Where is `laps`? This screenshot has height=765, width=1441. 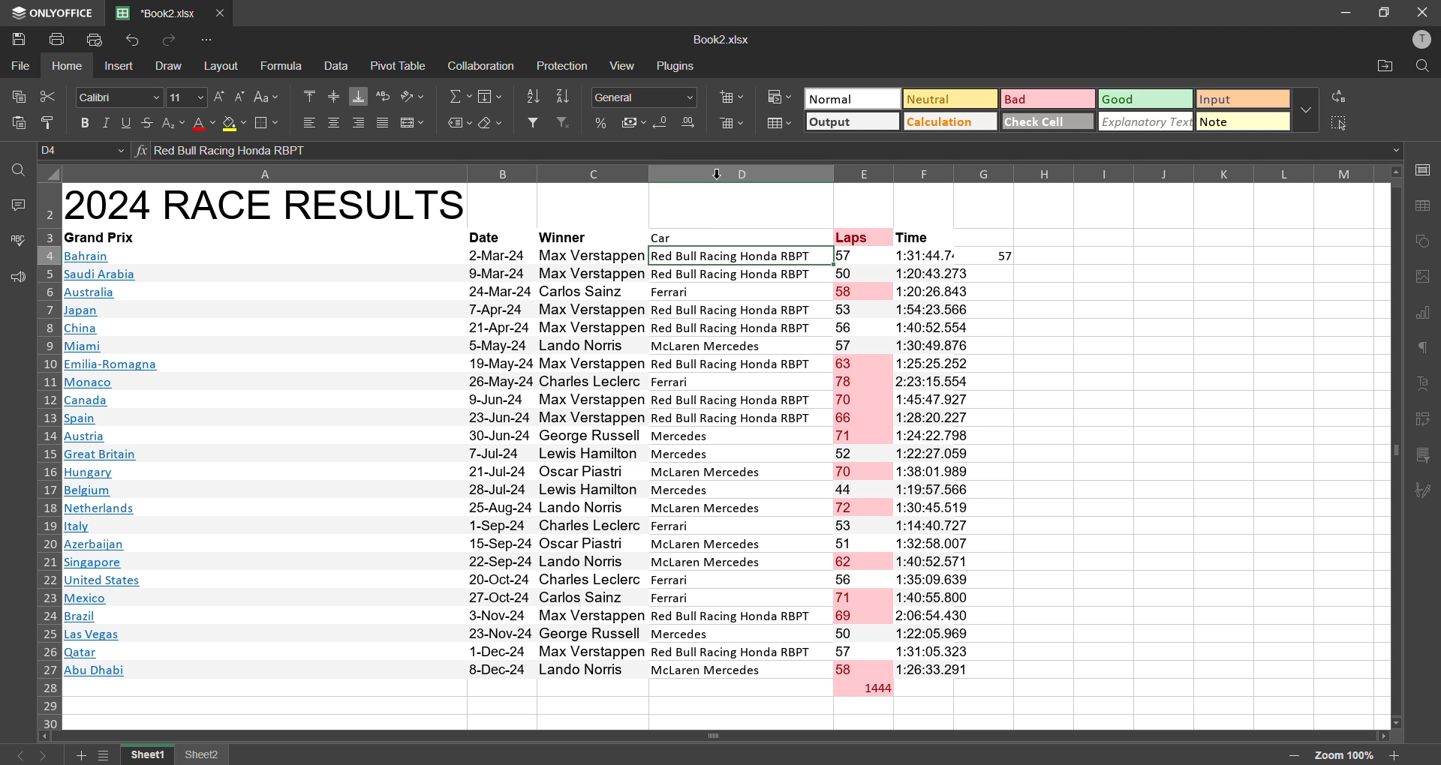
laps is located at coordinates (853, 236).